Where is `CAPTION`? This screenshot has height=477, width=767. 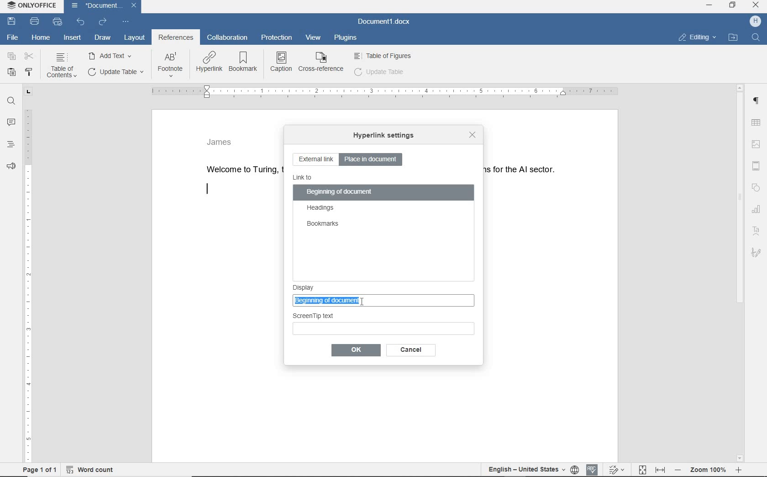 CAPTION is located at coordinates (282, 62).